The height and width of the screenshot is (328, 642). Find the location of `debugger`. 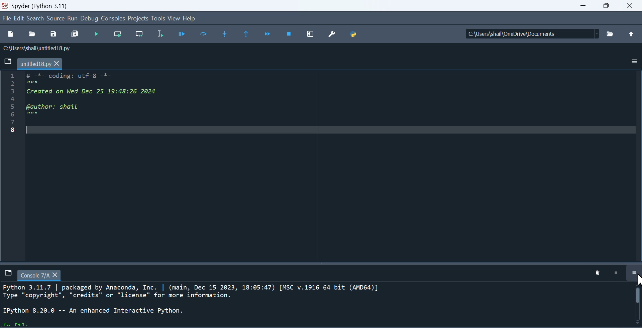

debugger is located at coordinates (181, 34).